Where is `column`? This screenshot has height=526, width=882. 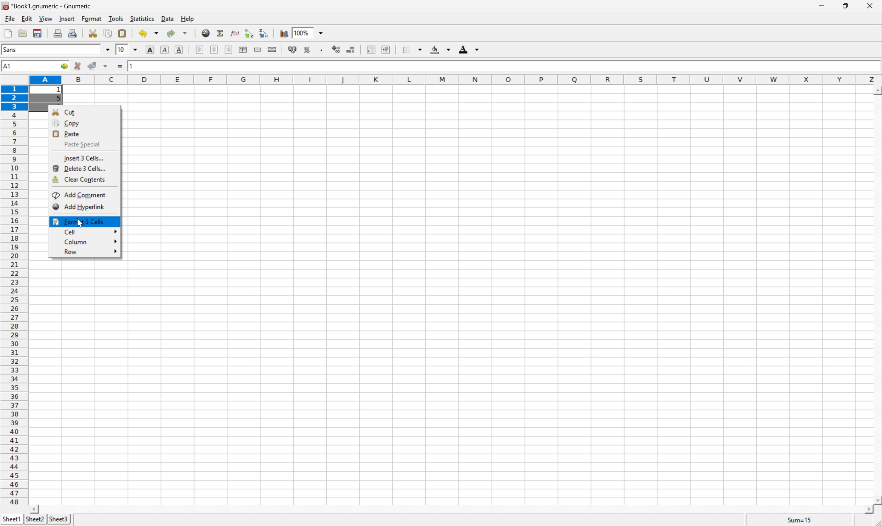 column is located at coordinates (90, 242).